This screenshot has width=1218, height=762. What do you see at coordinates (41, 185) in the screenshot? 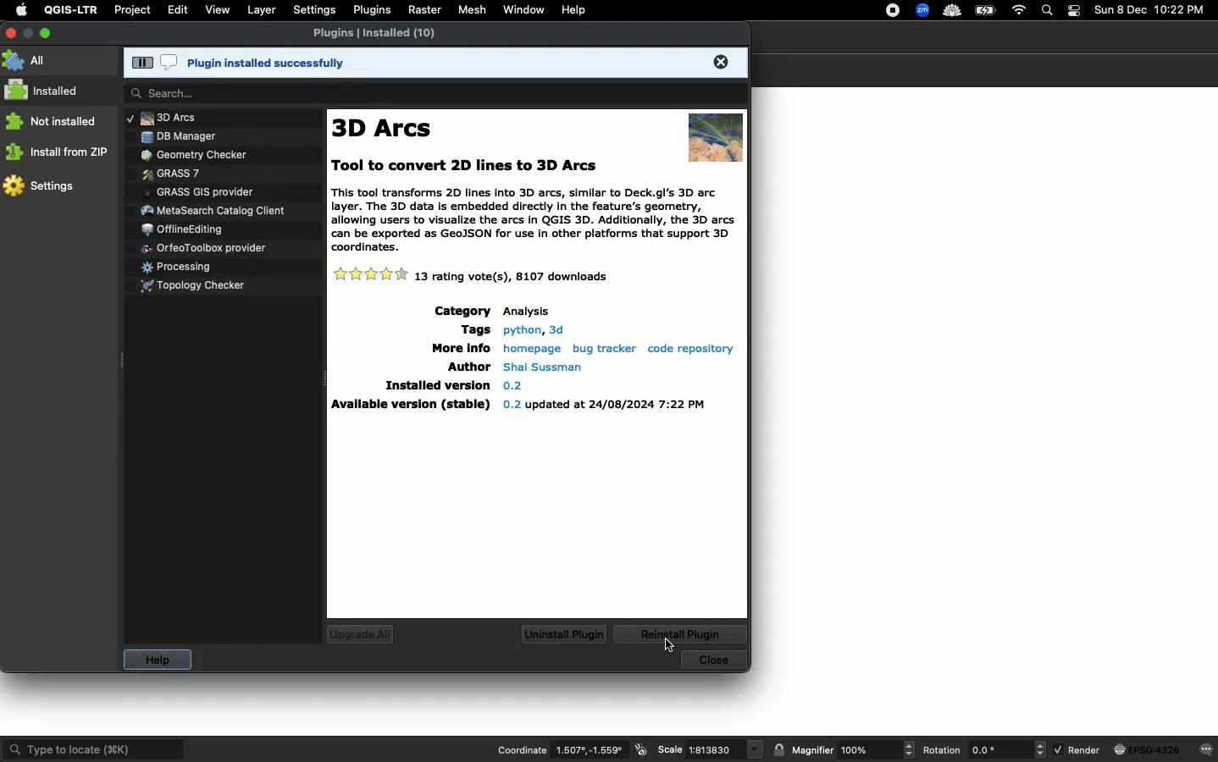
I see `Settings` at bounding box center [41, 185].